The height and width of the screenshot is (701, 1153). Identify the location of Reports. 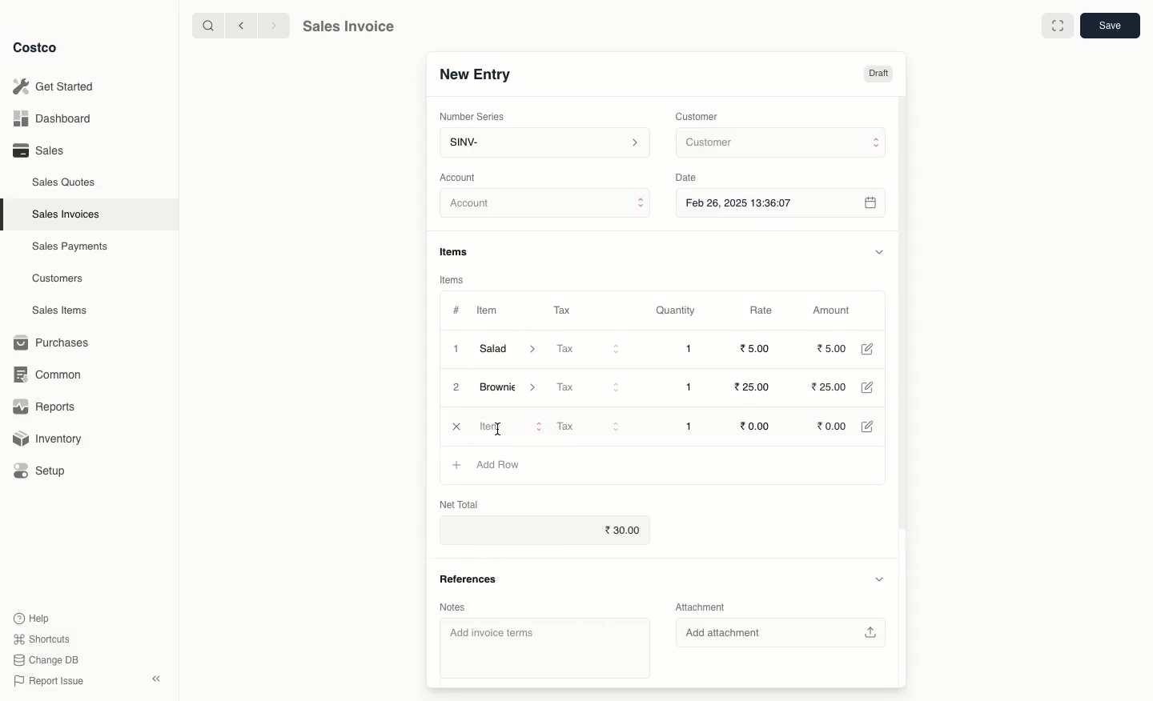
(45, 408).